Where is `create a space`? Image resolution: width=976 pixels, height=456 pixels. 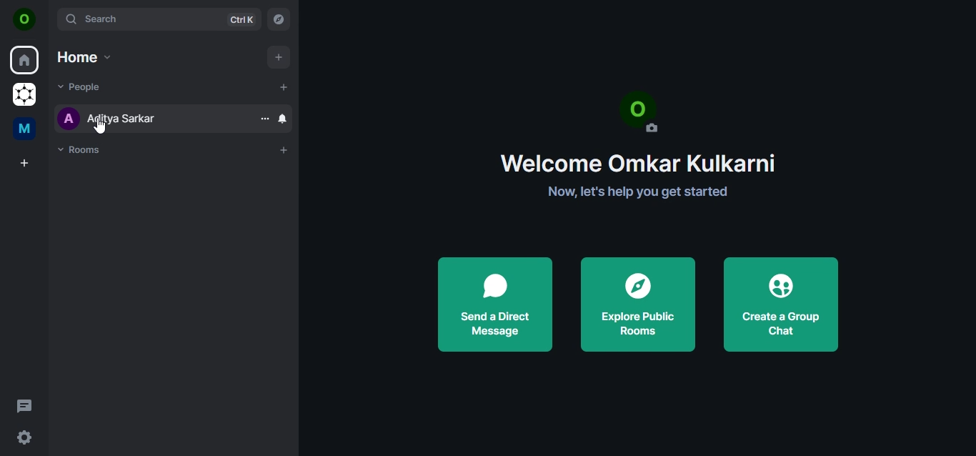 create a space is located at coordinates (26, 164).